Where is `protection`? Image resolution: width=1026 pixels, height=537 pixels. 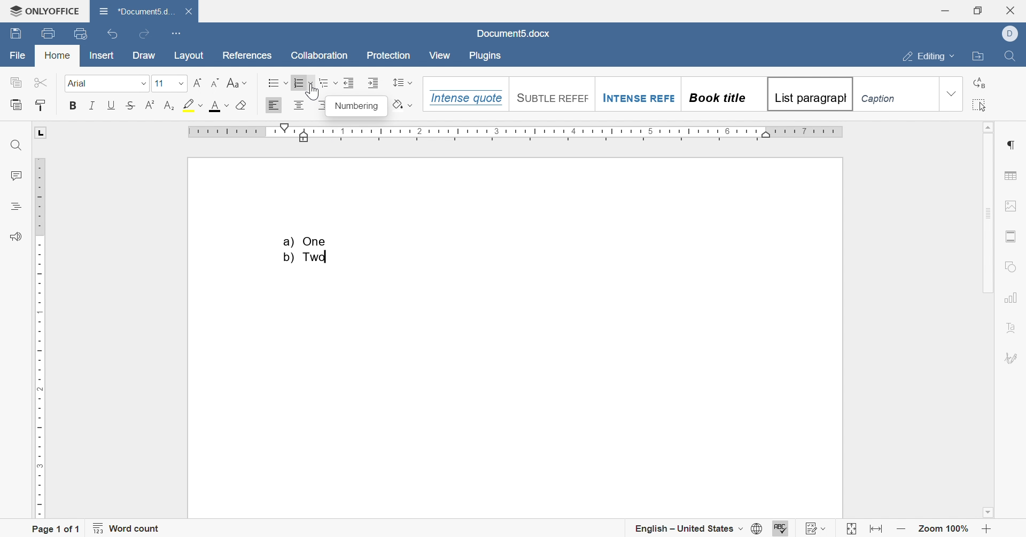 protection is located at coordinates (390, 56).